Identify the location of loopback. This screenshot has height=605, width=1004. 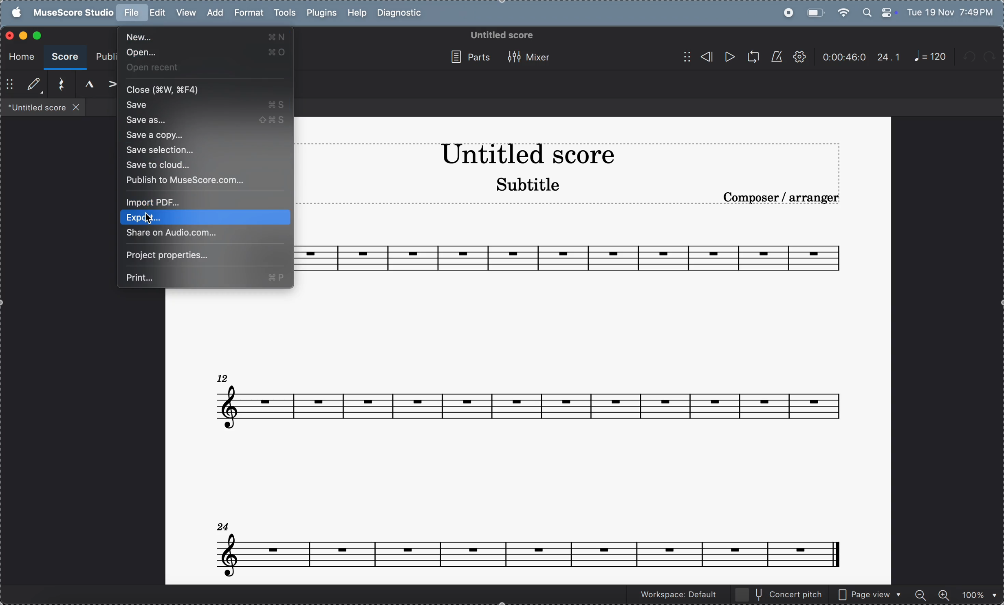
(750, 57).